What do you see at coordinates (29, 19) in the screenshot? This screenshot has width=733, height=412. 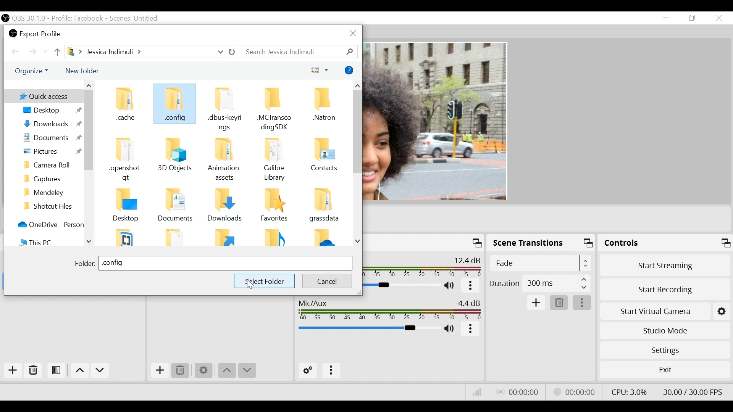 I see `OBS Version` at bounding box center [29, 19].